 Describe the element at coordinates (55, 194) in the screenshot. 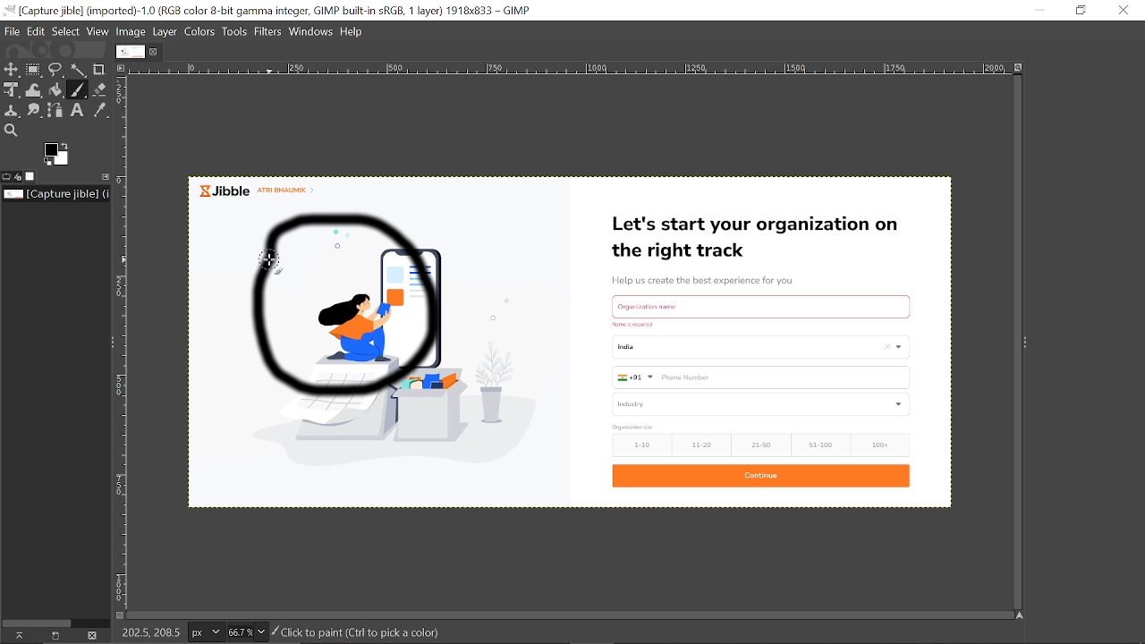

I see `Location of the current file` at that location.